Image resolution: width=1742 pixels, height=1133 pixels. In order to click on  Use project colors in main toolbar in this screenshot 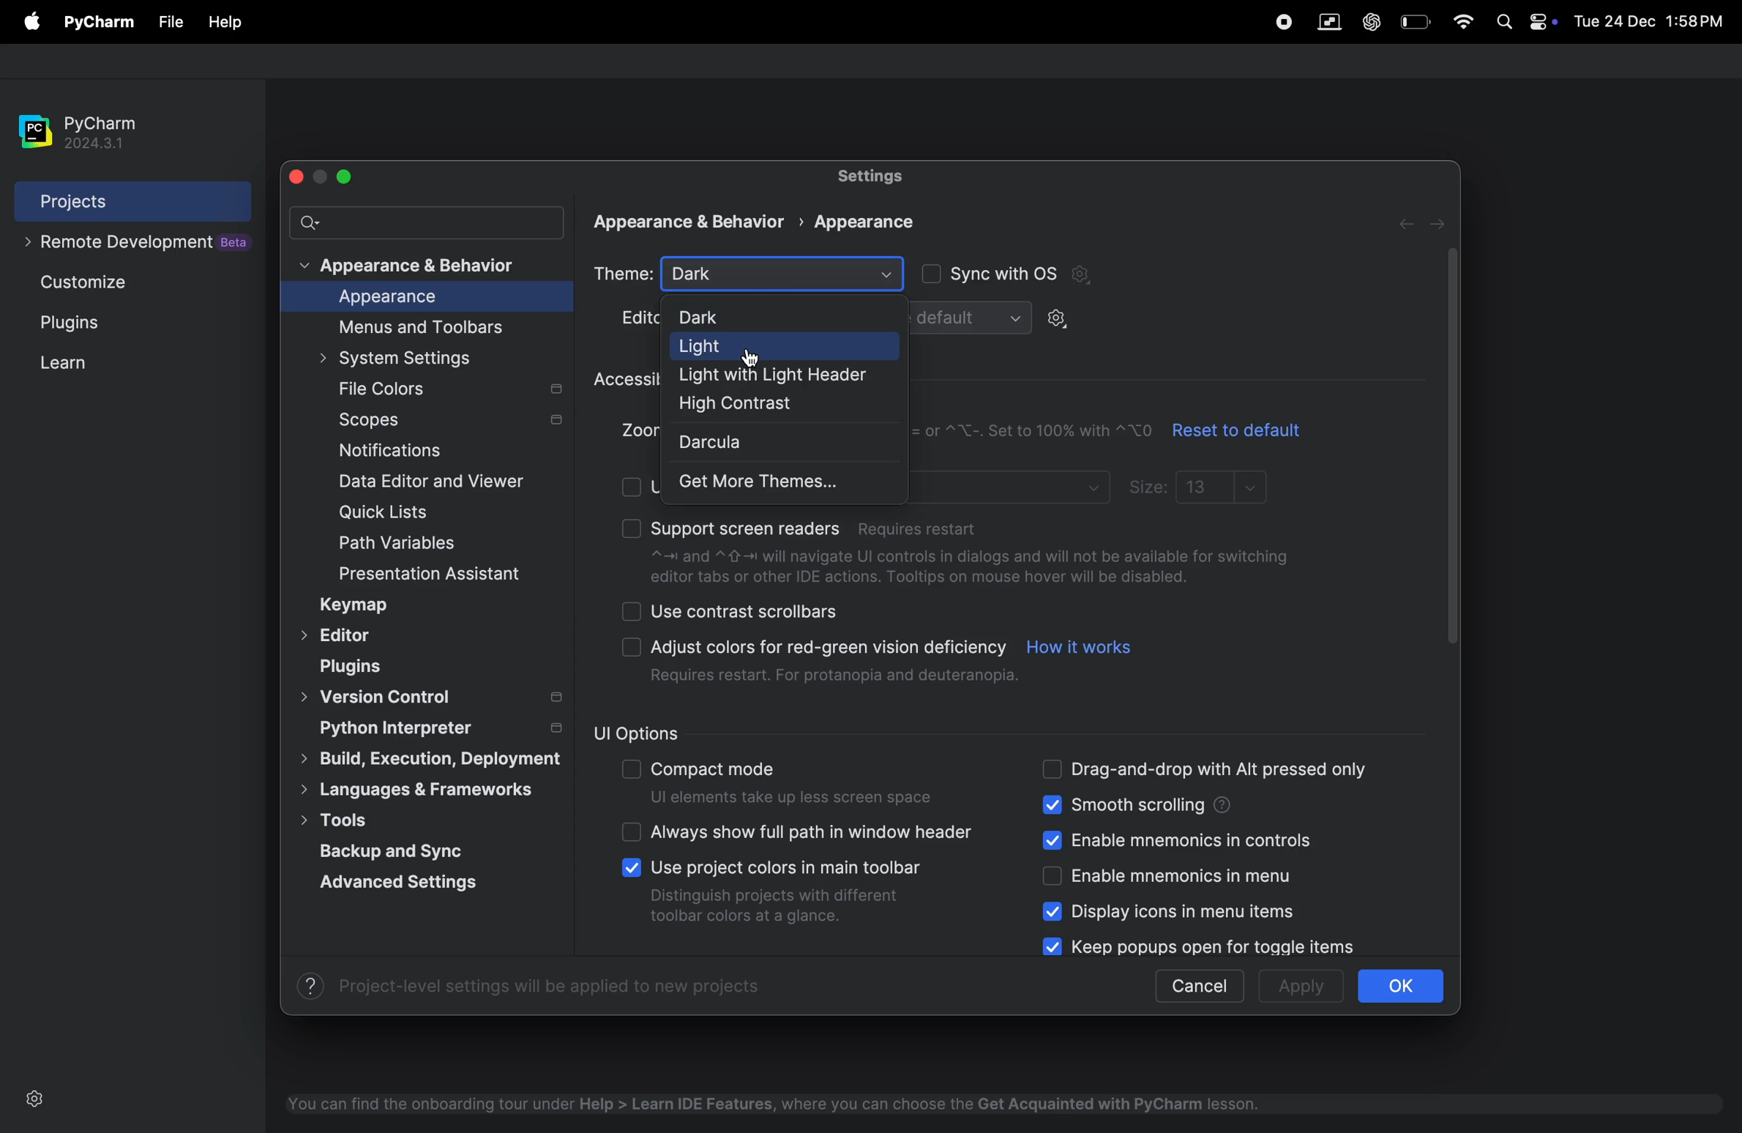, I will do `click(798, 866)`.